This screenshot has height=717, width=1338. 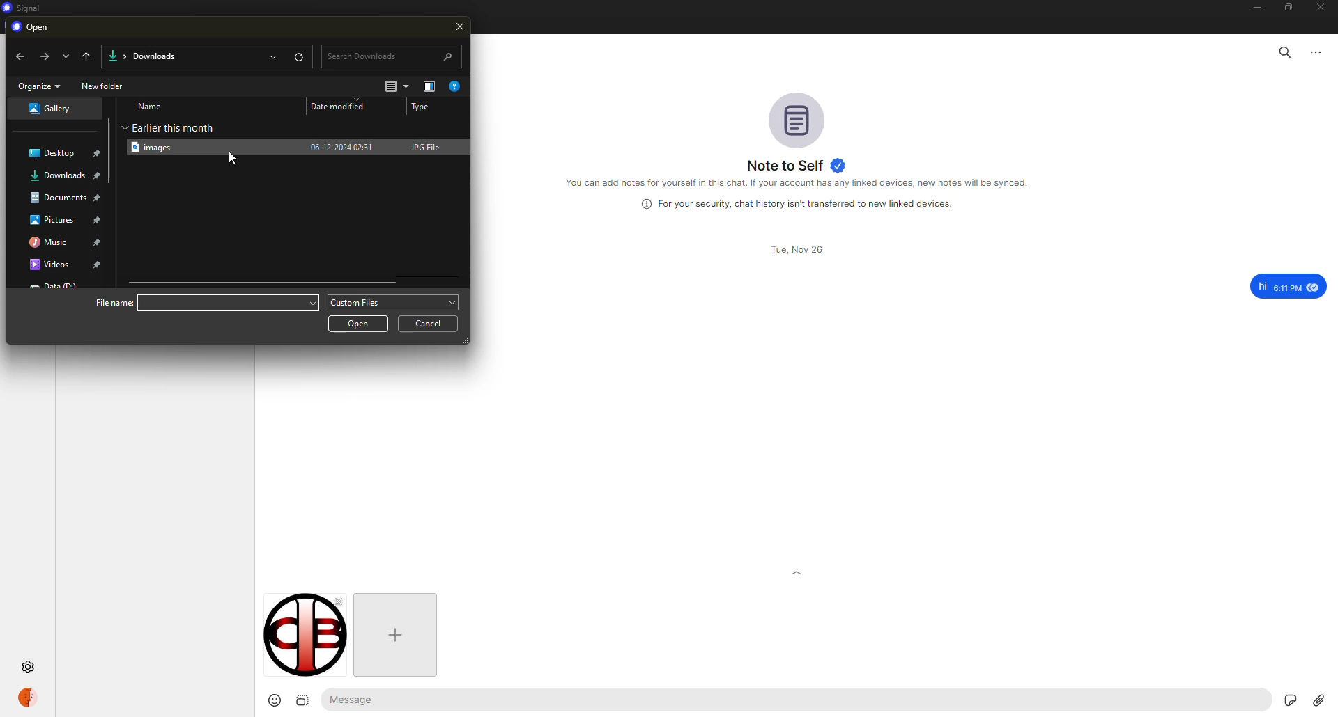 I want to click on date, so click(x=344, y=106).